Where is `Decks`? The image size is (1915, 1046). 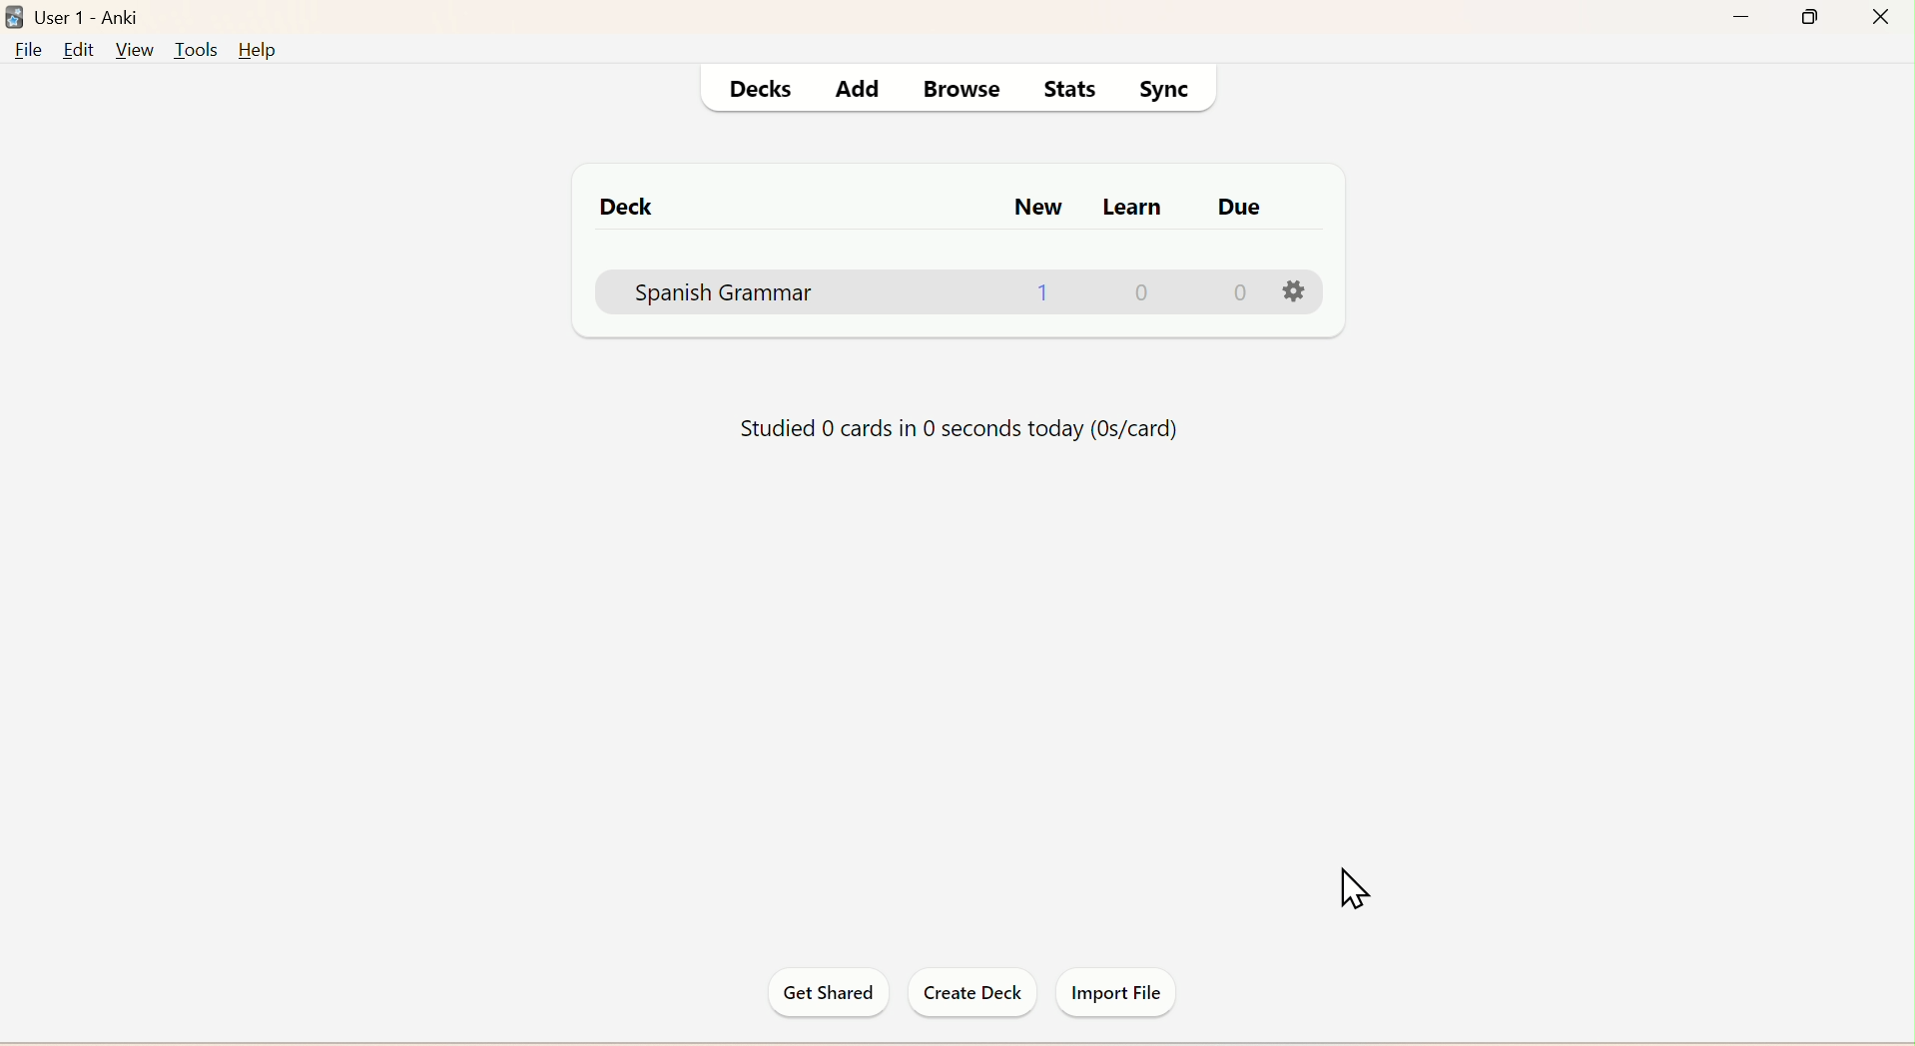
Decks is located at coordinates (760, 88).